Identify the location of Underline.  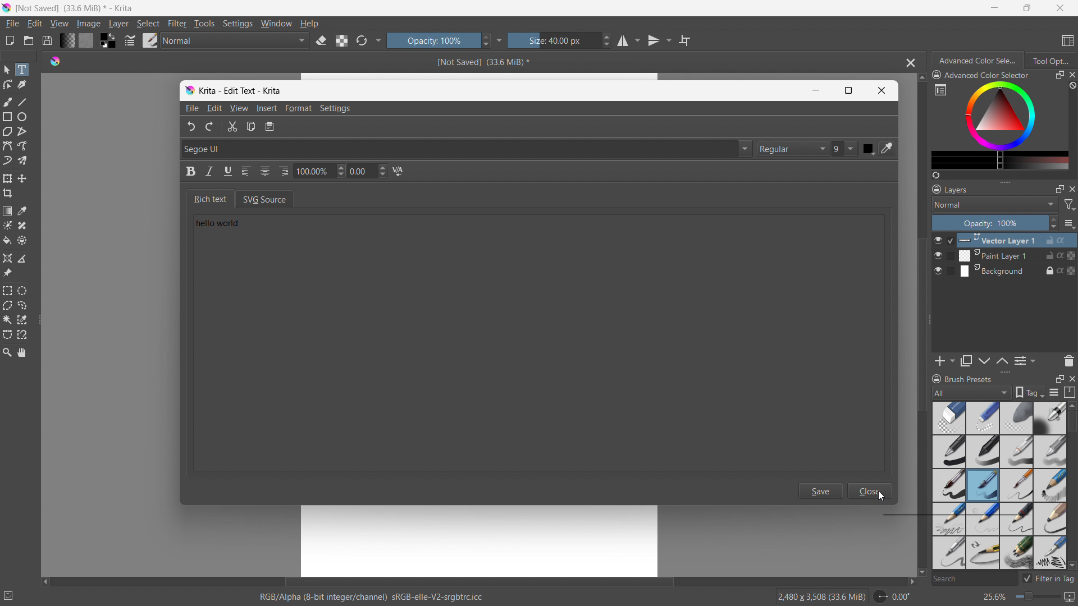
(229, 172).